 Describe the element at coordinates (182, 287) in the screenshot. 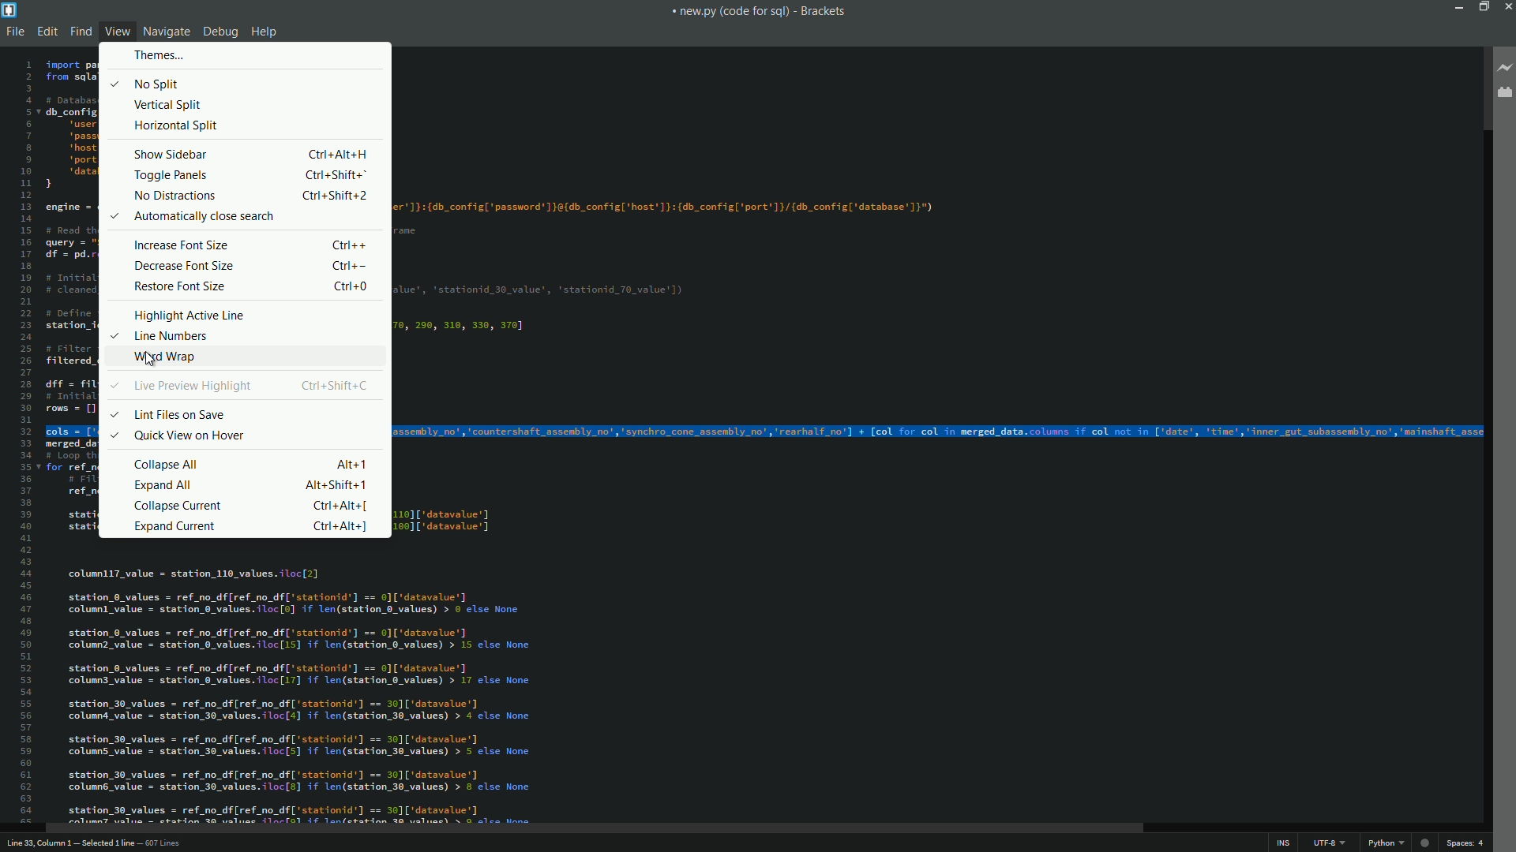

I see `restore font size` at that location.